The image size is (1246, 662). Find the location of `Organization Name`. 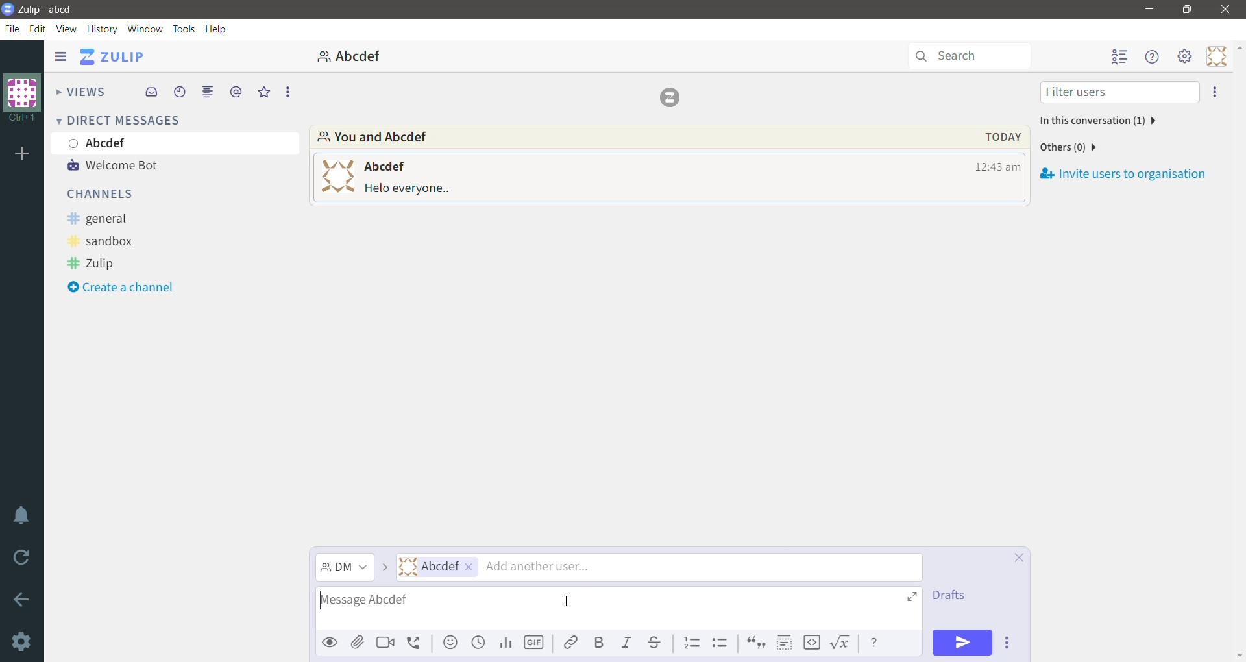

Organization Name is located at coordinates (22, 156).